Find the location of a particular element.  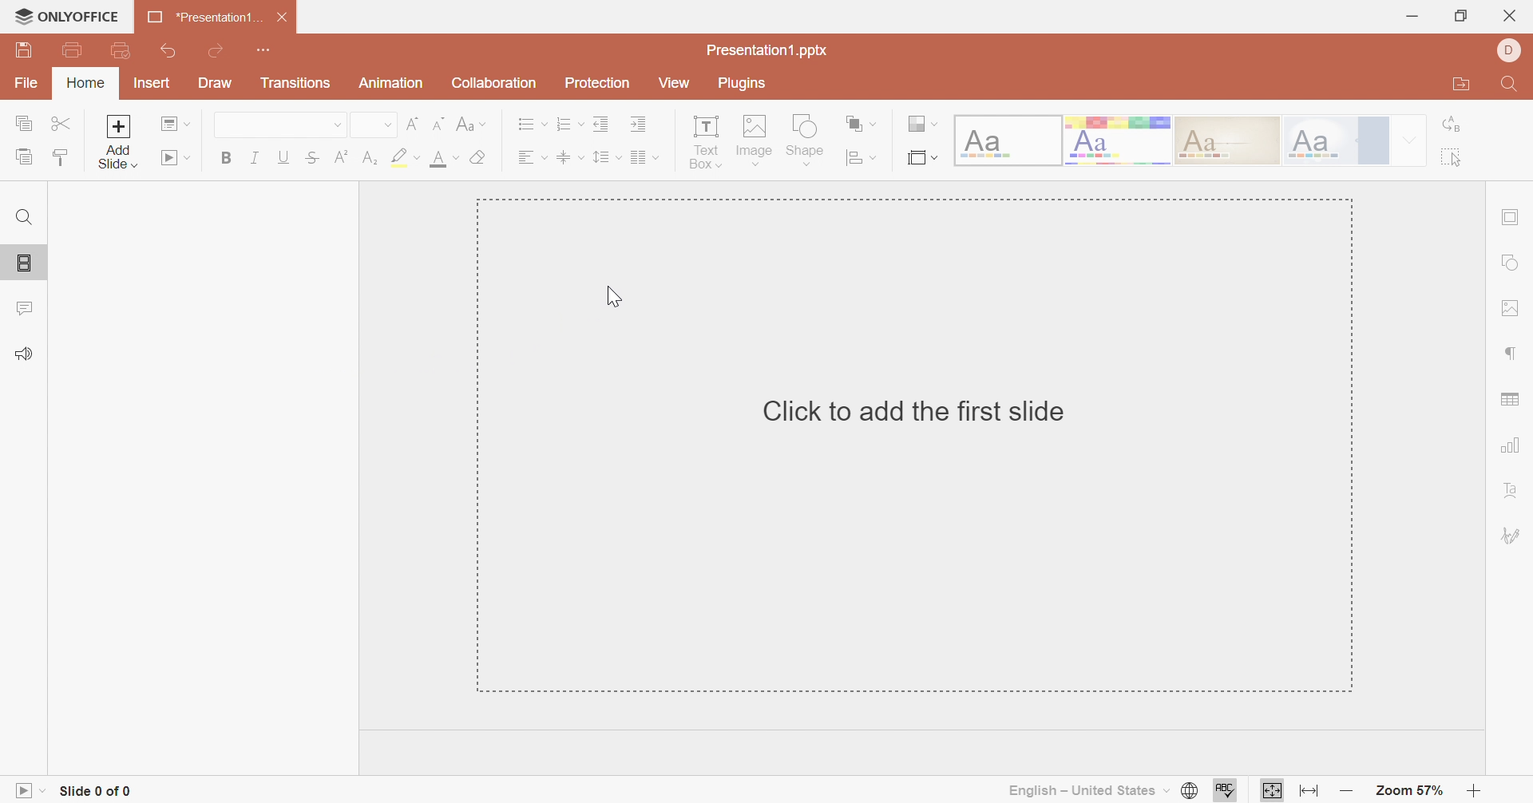

Drop Down is located at coordinates (388, 125).